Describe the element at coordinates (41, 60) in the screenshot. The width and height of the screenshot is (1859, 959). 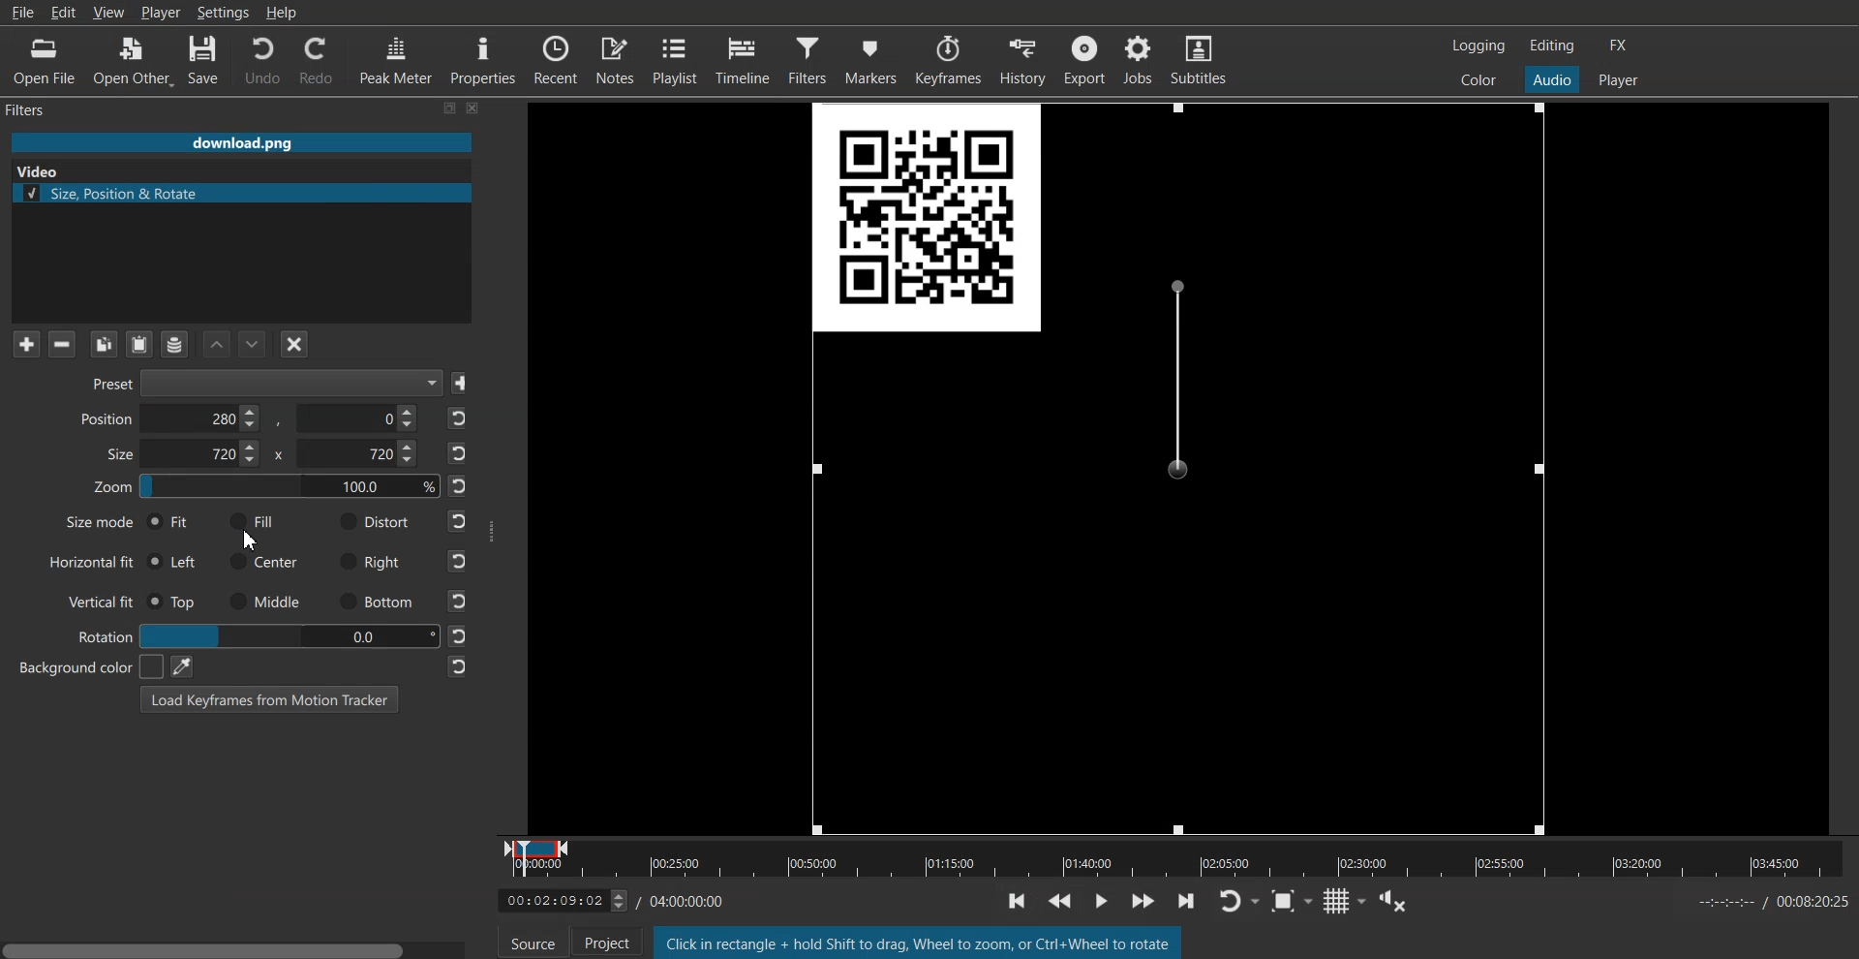
I see `Open File` at that location.